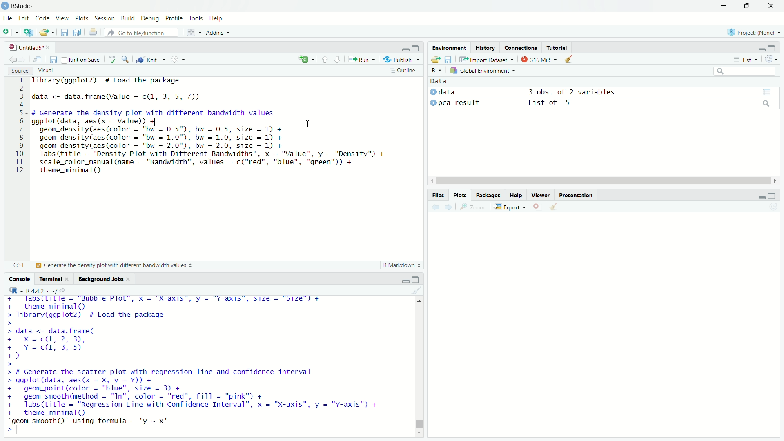  I want to click on Open an existing file, so click(43, 32).